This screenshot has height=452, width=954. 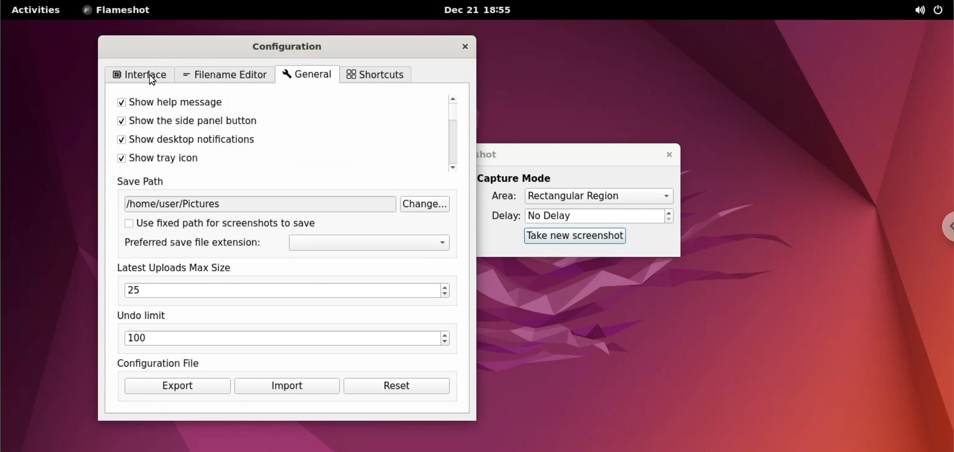 I want to click on chrome options, so click(x=942, y=229).